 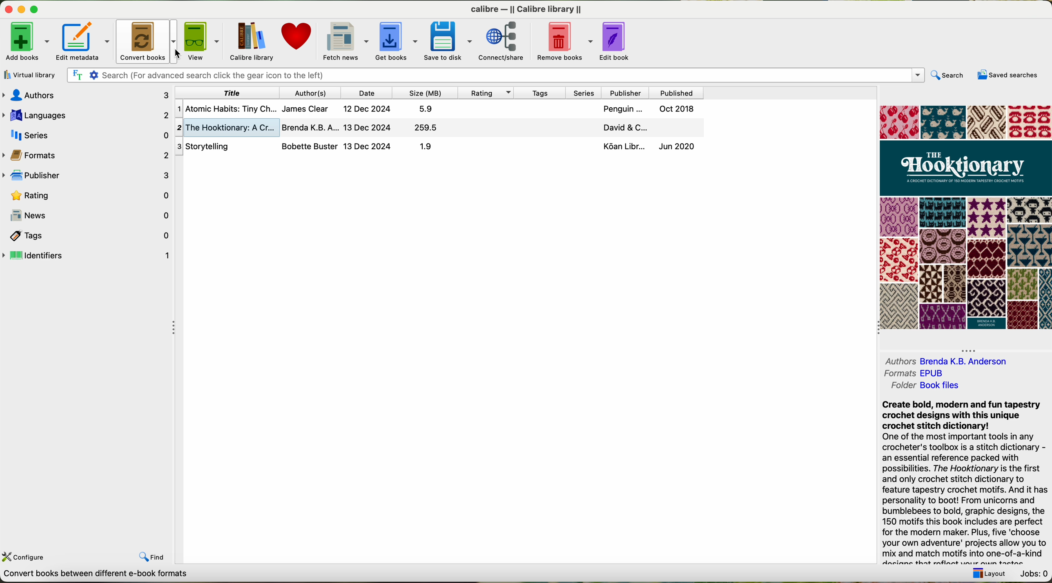 I want to click on convert books between different e-book formats, so click(x=108, y=576).